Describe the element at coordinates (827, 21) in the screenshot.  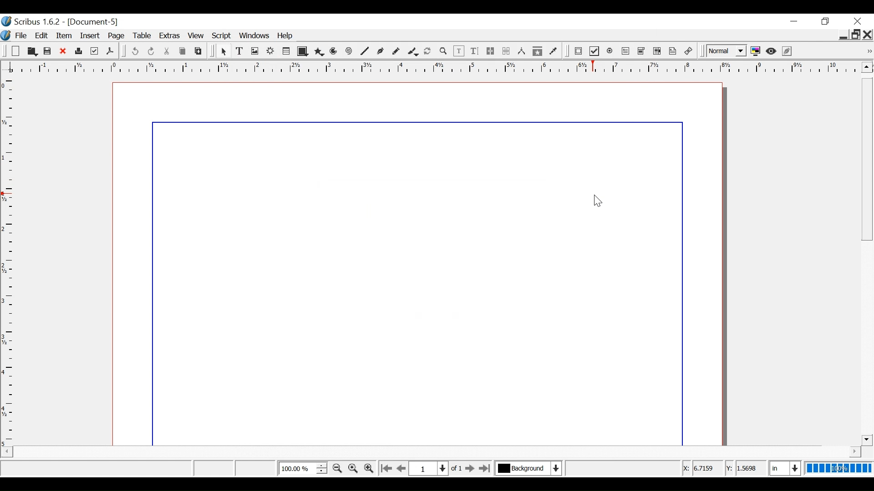
I see `minimize` at that location.